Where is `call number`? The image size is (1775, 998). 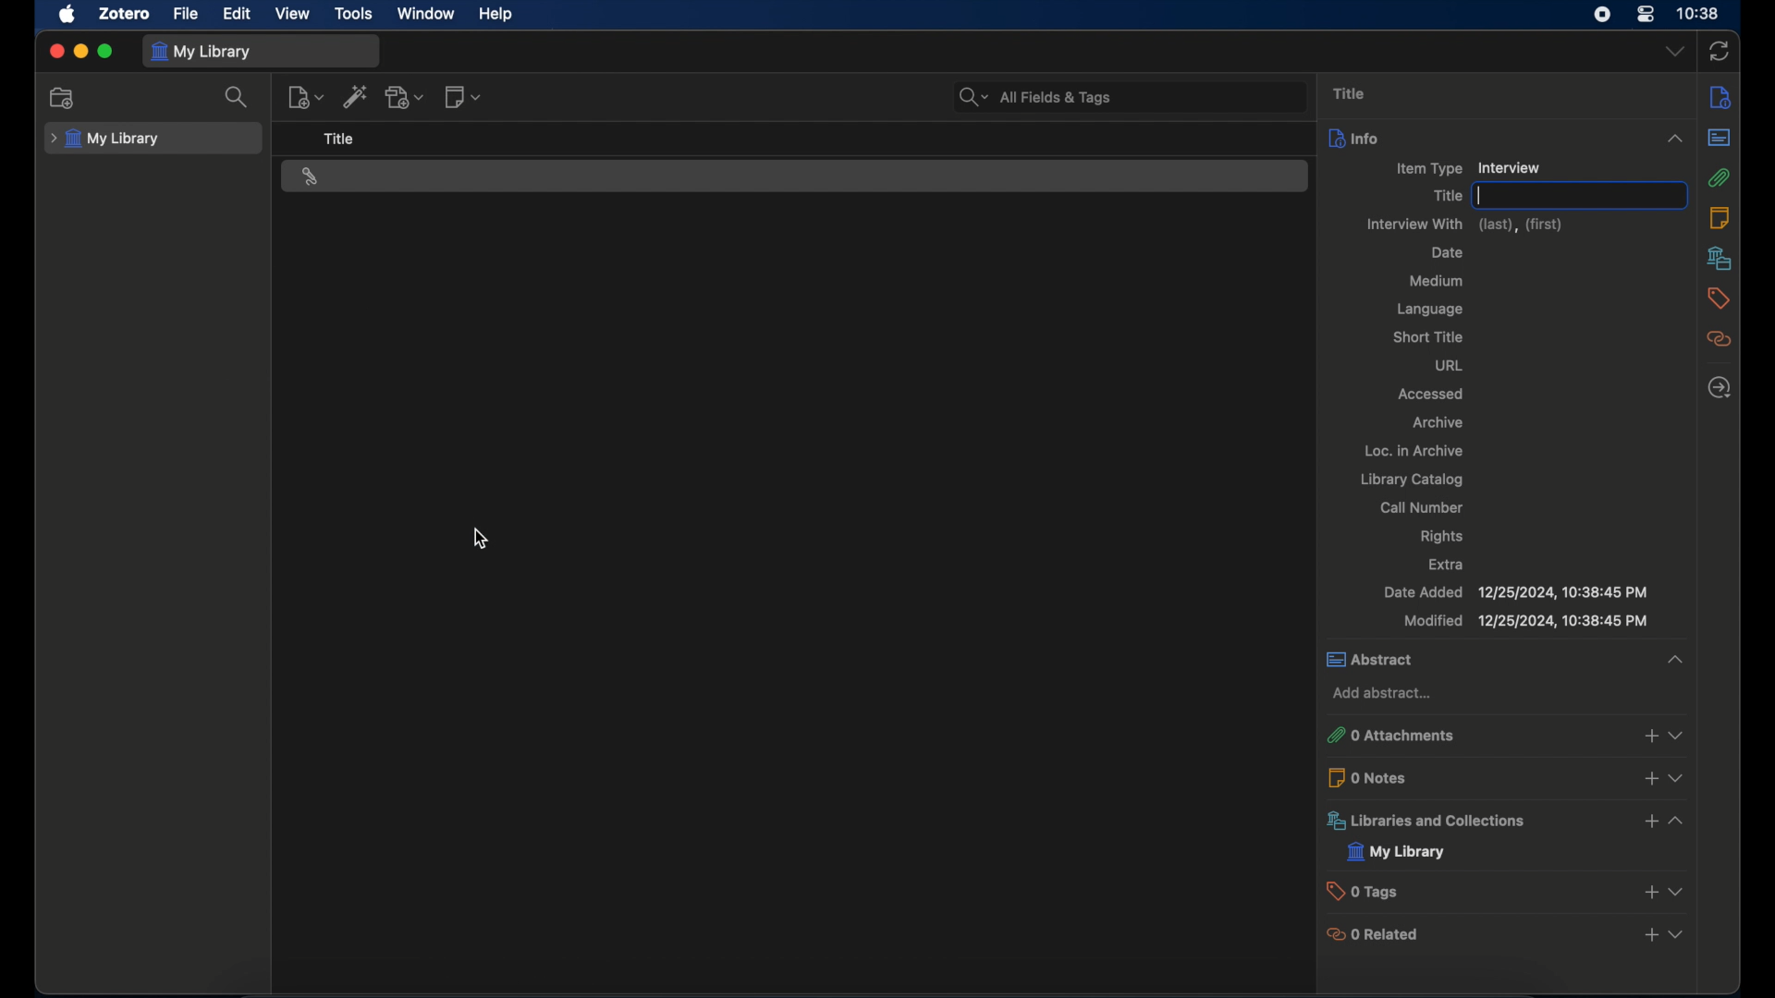
call number is located at coordinates (1426, 507).